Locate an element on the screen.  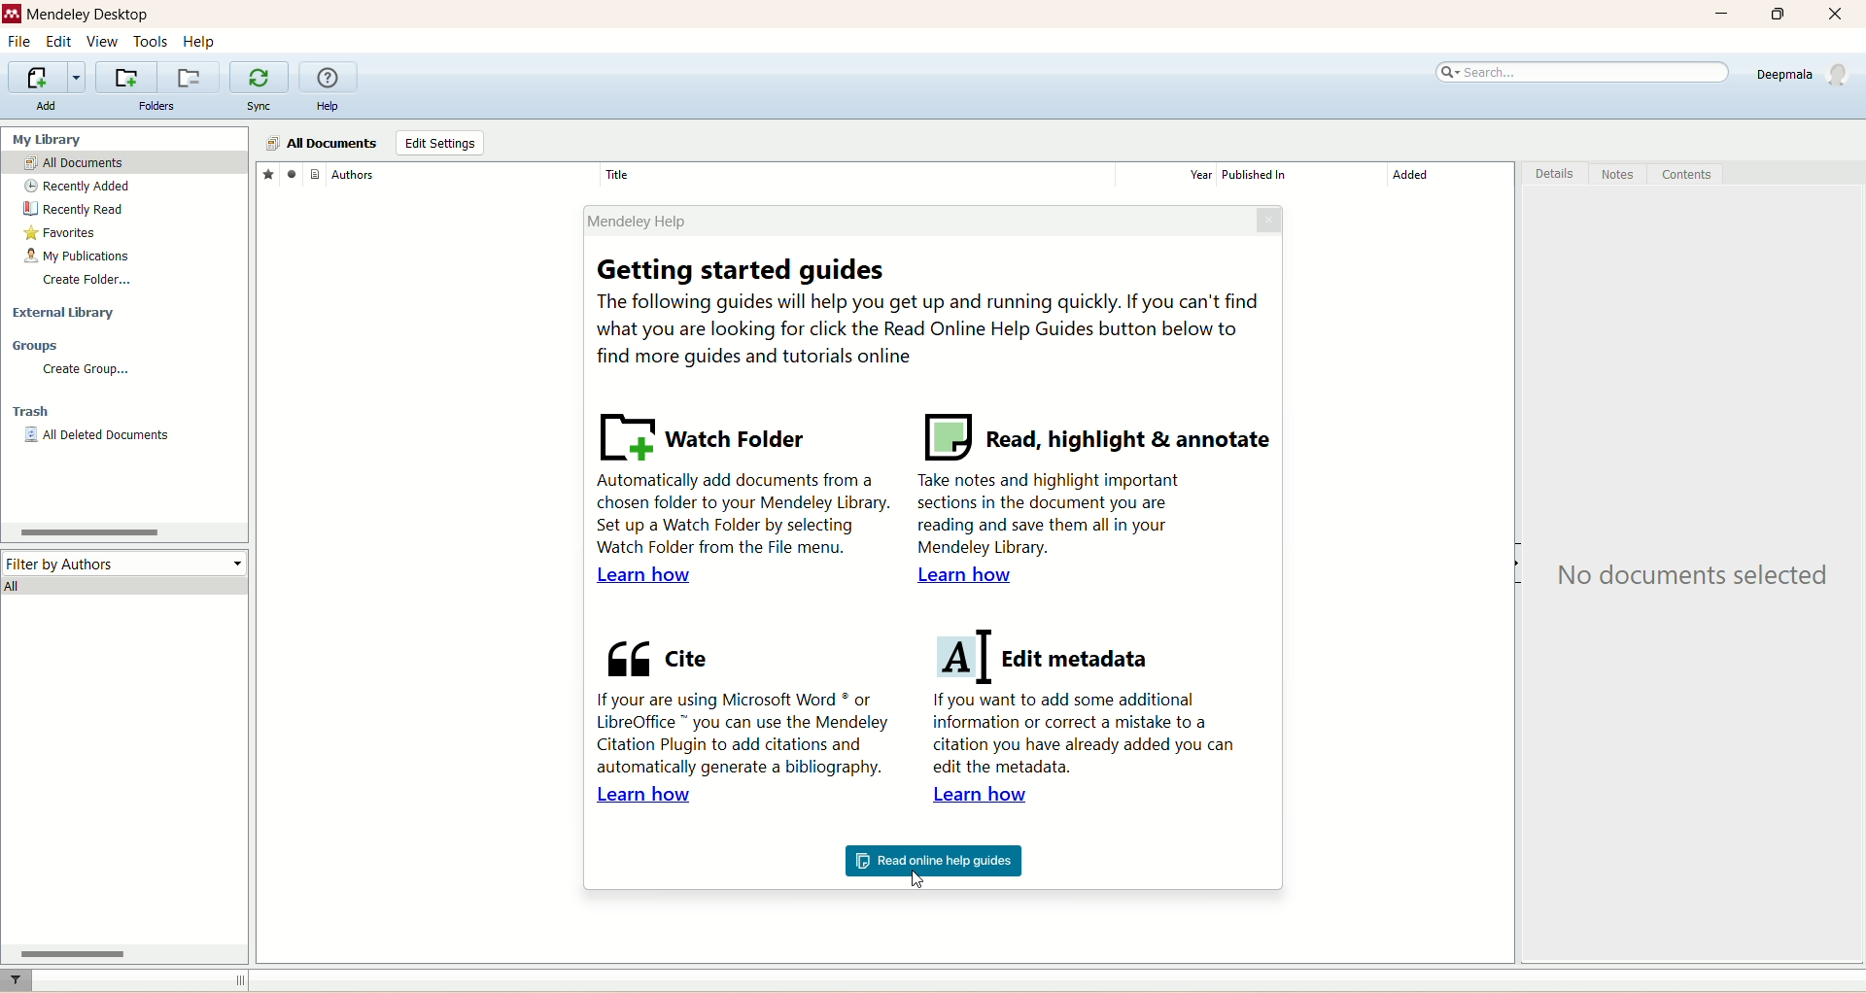
account is located at coordinates (1807, 74).